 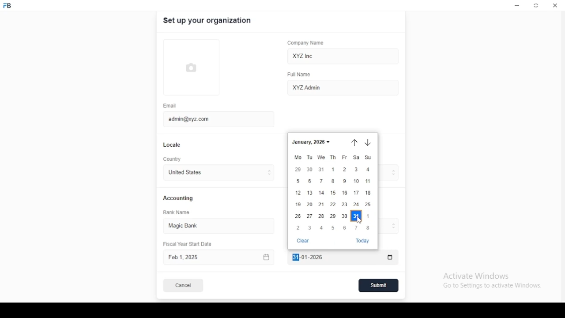 What do you see at coordinates (185, 173) in the screenshot?
I see `united states` at bounding box center [185, 173].